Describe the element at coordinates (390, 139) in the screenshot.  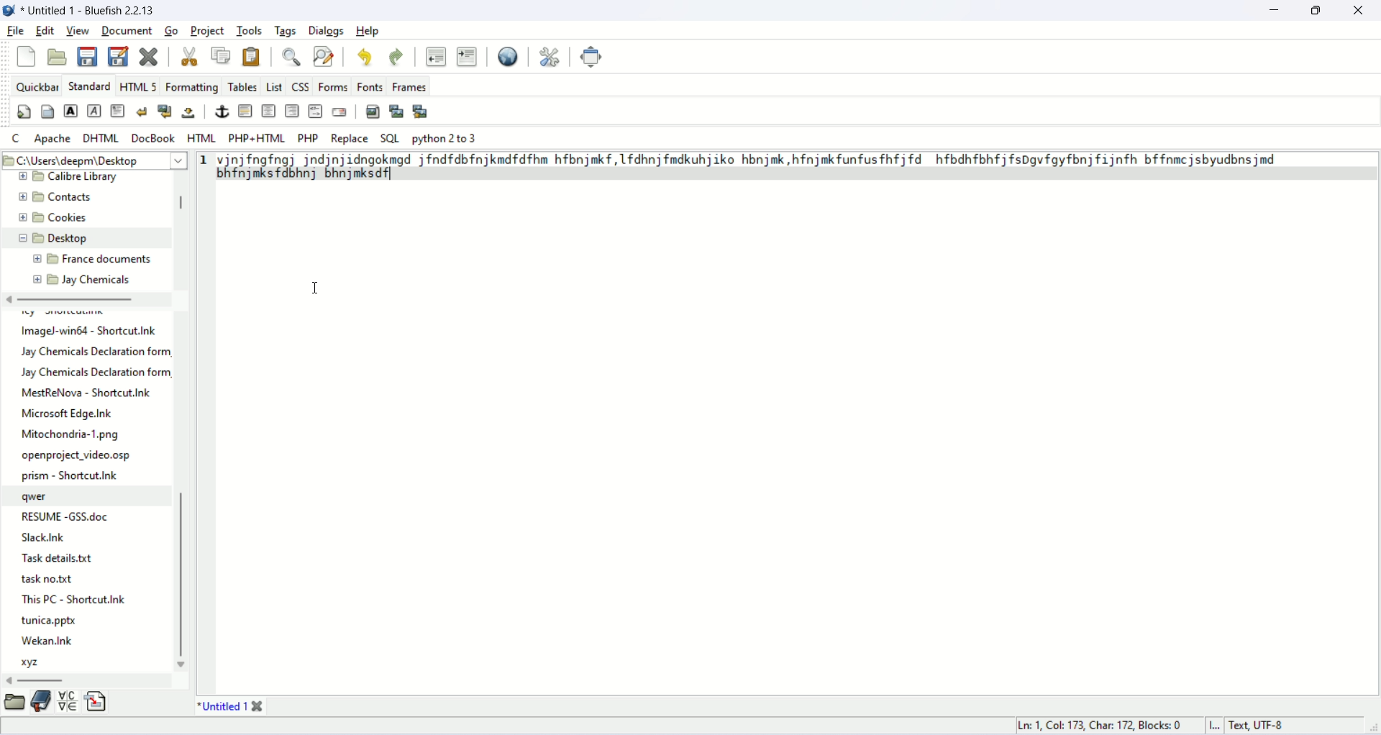
I see `SQL` at that location.